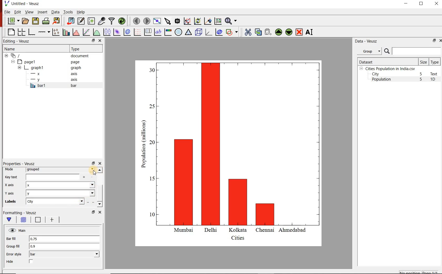 This screenshot has height=274, width=442. What do you see at coordinates (147, 32) in the screenshot?
I see `plot key` at bounding box center [147, 32].